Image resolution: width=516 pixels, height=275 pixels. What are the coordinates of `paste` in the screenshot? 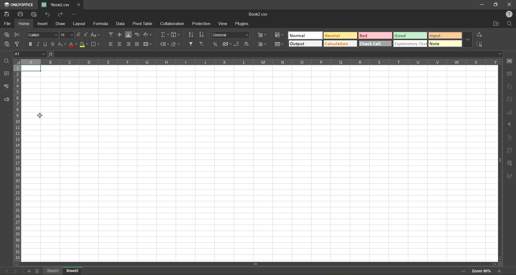 It's located at (6, 44).